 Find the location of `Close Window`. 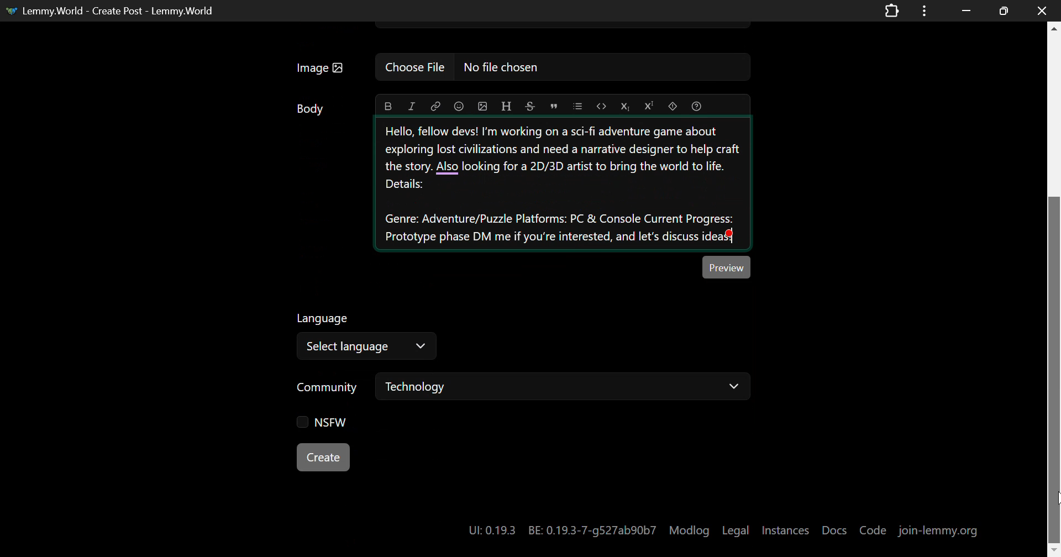

Close Window is located at coordinates (1039, 11).